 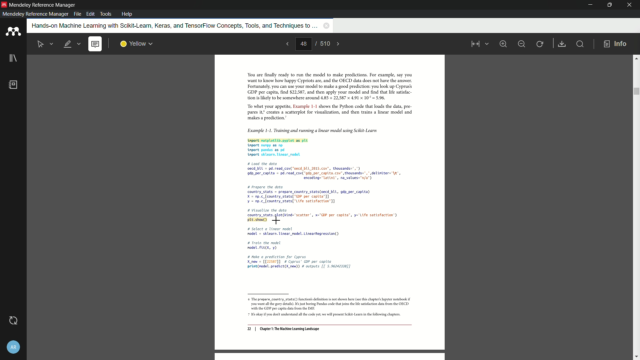 I want to click on # Load the data

oecd_bUL = pd. read_csv("oecd_bLL 2015.csv”, thousands=",")

9dp_per_captta = pd.read_csv("gdp_per capita. csv’, thousands=",* delintter="\t',
encoding="latini’, na_values="n/a")

# prepare the data

country_stats = prepare_country_stats(aecd bli, gdp_per capita)

X = np.c_[country_stats[ "GOP per captta’]]

¥ = np.c_(country_stats[ "Life satisfaction]

# Visualize the dota

country_stats. plot(kind="scatter, x="G0P per capita”, y='Life satisfaction’)

pt. show()

# select a linear nodel

nodel = sklearn. linear_nodel. LinearRegression()

# Train the model

nodelFLL(X, ¥)

# Nake a prediction for Cyprus

X_new = [[22567]] # Cyprus’ GOP per capita

print(nodel.predict(X new) # outputs [[ 5.96242338]], so click(x=326, y=217).